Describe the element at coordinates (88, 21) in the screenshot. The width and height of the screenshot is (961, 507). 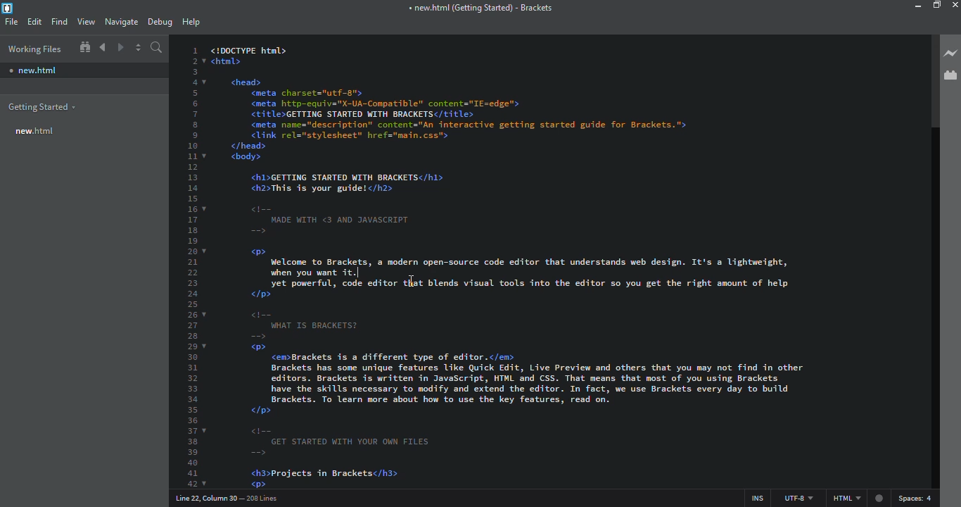
I see `view` at that location.